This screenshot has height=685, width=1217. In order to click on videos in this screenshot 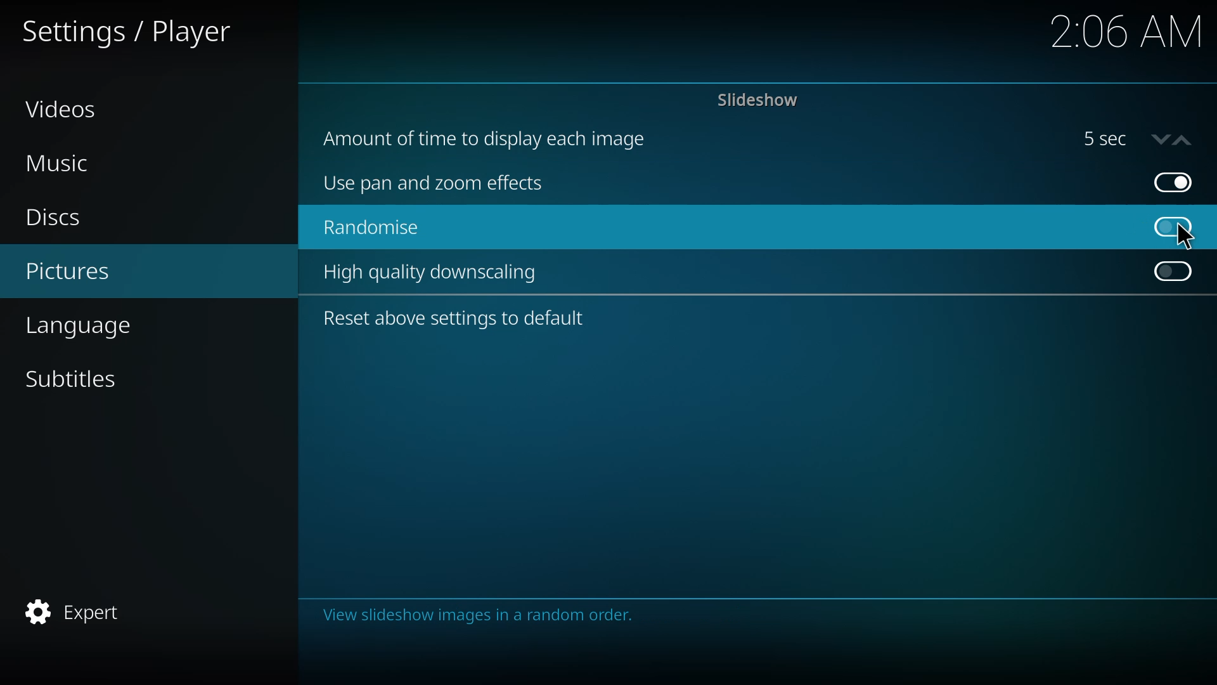, I will do `click(63, 107)`.